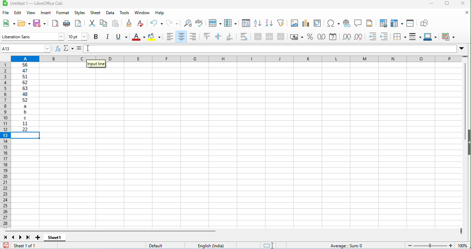 This screenshot has height=249, width=471. Describe the element at coordinates (200, 23) in the screenshot. I see `spelling` at that location.